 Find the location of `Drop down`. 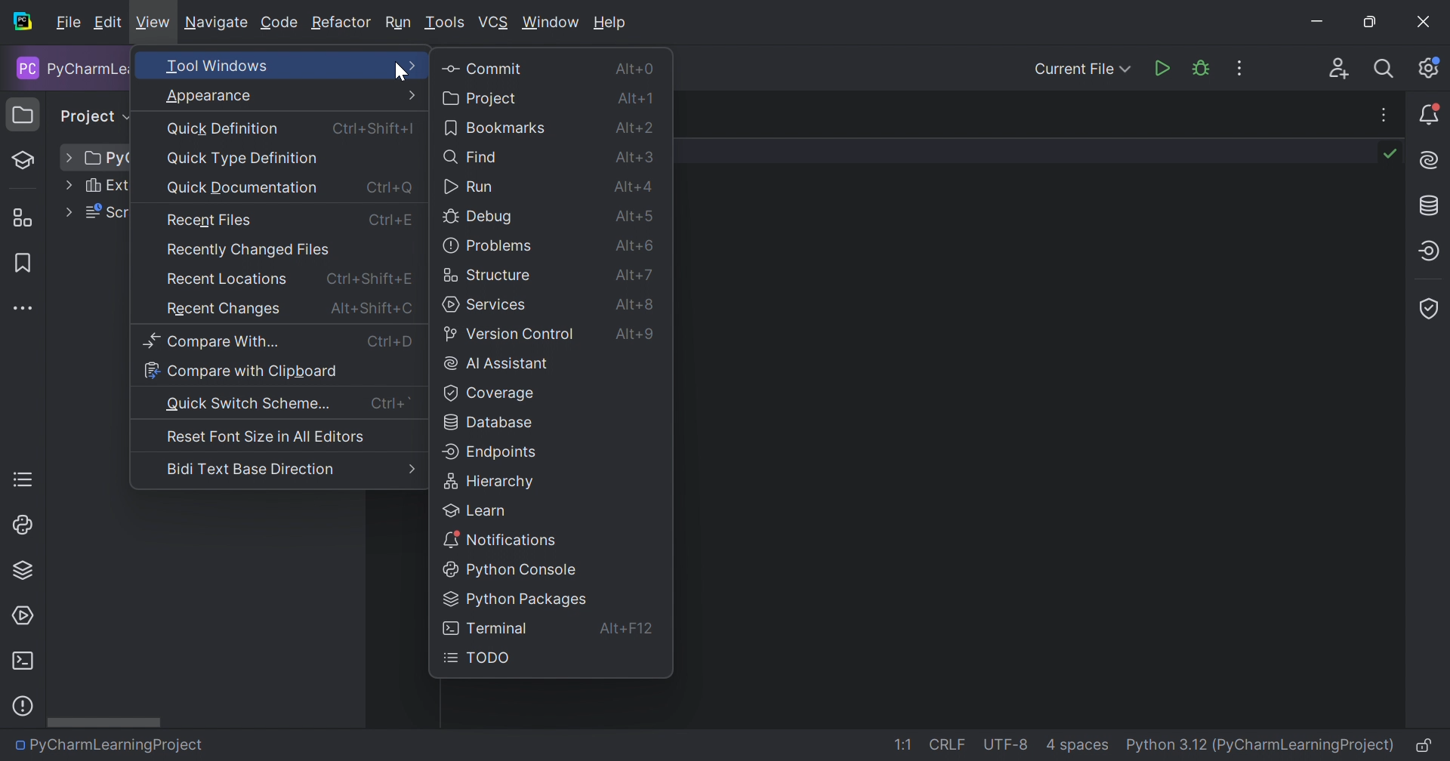

Drop down is located at coordinates (66, 211).